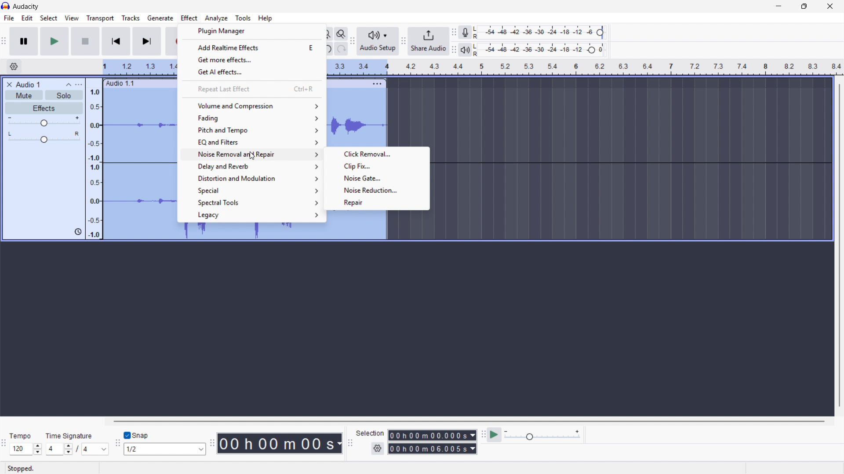  Describe the element at coordinates (341, 34) in the screenshot. I see `toggle zoom` at that location.